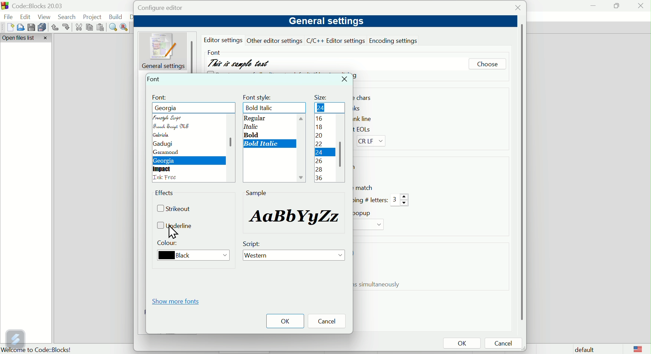  Describe the element at coordinates (160, 98) in the screenshot. I see `Font` at that location.